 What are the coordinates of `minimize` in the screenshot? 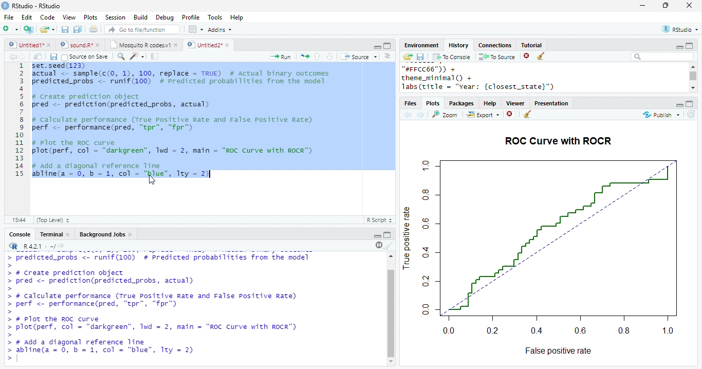 It's located at (642, 5).